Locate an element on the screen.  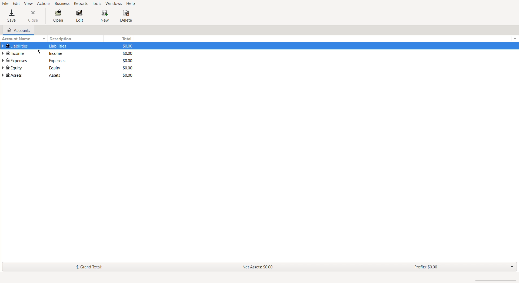
Total is located at coordinates (128, 53).